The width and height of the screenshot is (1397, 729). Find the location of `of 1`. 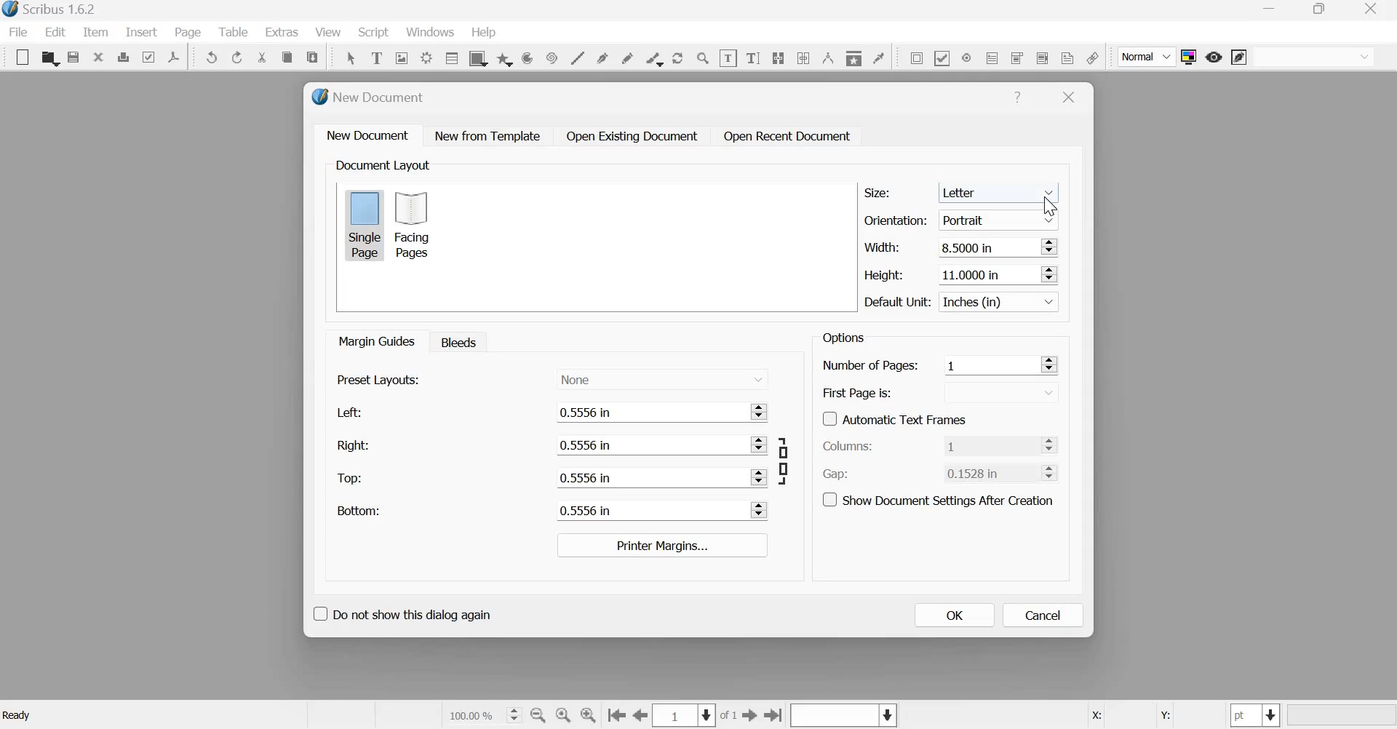

of 1 is located at coordinates (729, 716).